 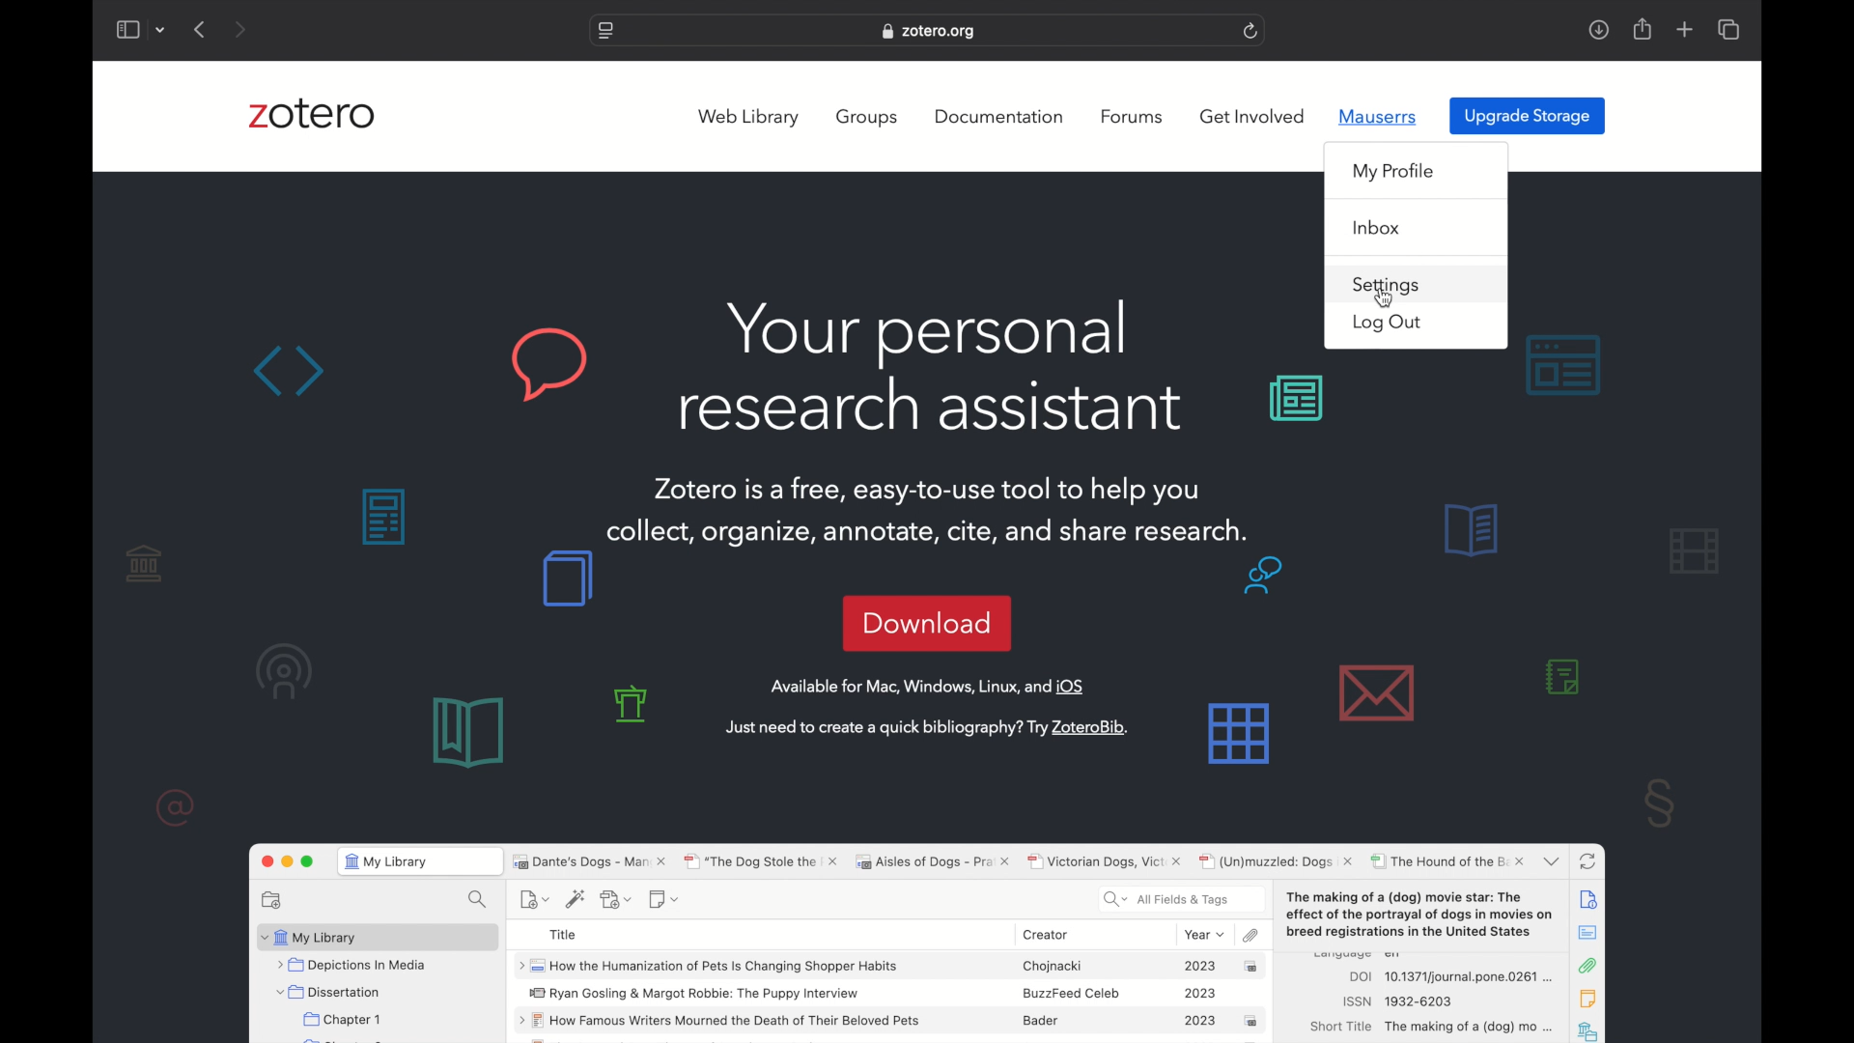 What do you see at coordinates (1251, 117) in the screenshot?
I see `get involved` at bounding box center [1251, 117].